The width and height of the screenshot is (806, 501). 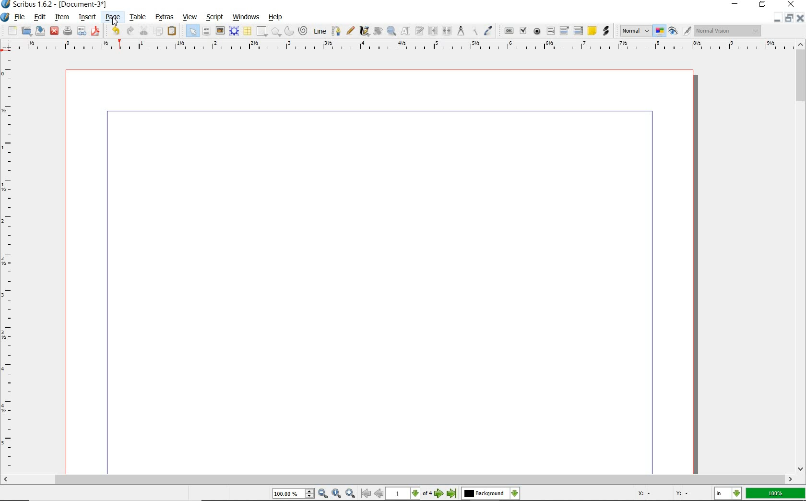 I want to click on rotate item, so click(x=377, y=31).